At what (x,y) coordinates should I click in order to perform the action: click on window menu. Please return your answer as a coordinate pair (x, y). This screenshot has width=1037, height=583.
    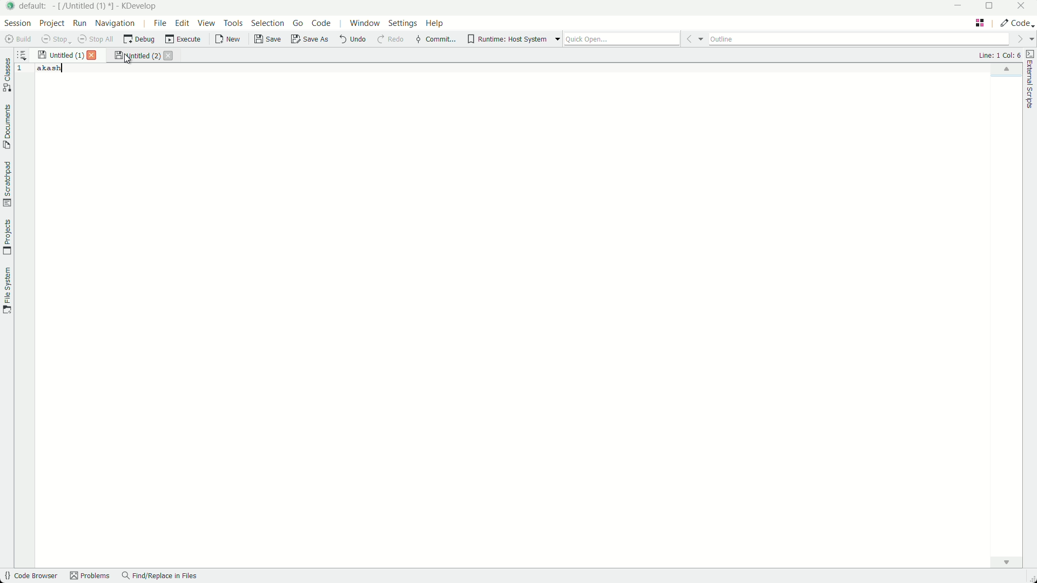
    Looking at the image, I should click on (365, 24).